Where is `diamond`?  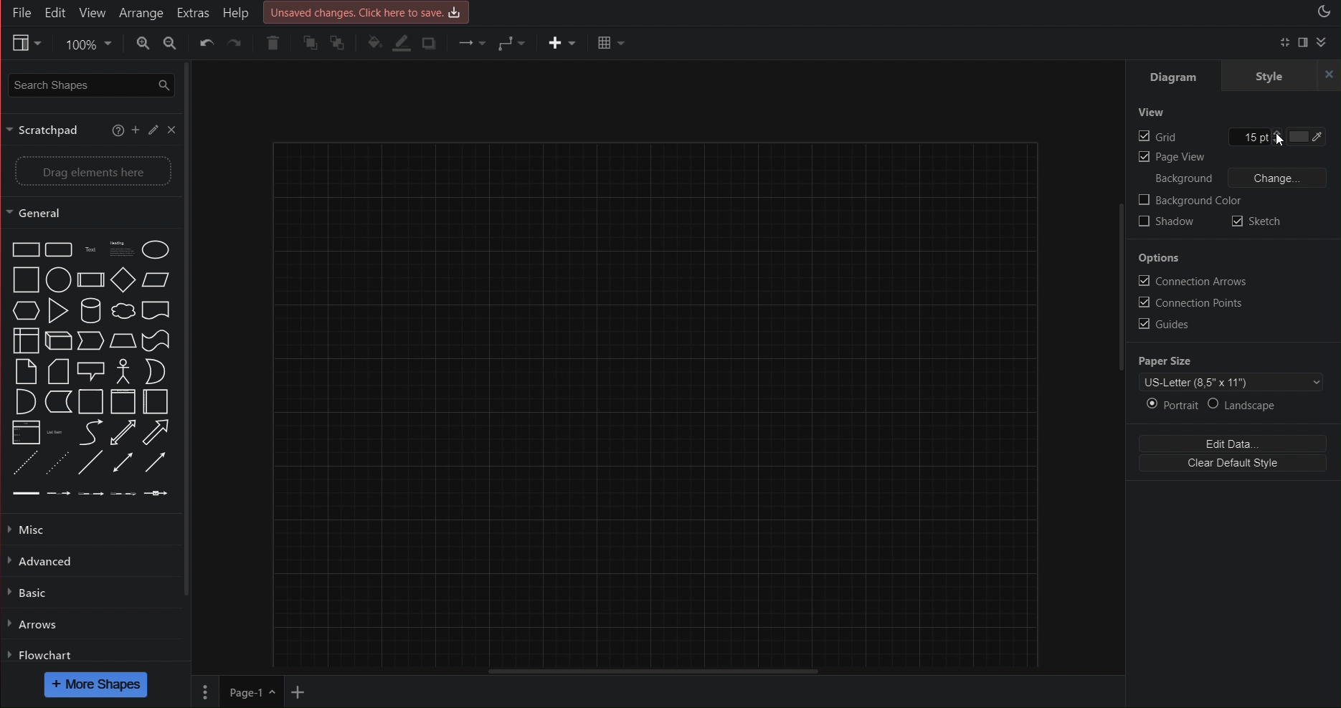
diamond is located at coordinates (120, 277).